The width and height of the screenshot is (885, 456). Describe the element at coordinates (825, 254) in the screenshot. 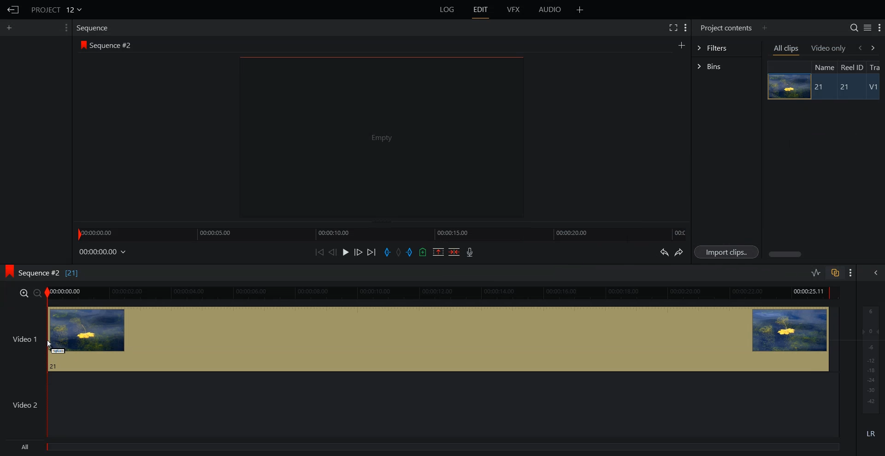

I see `Horizontal Scroll bar` at that location.